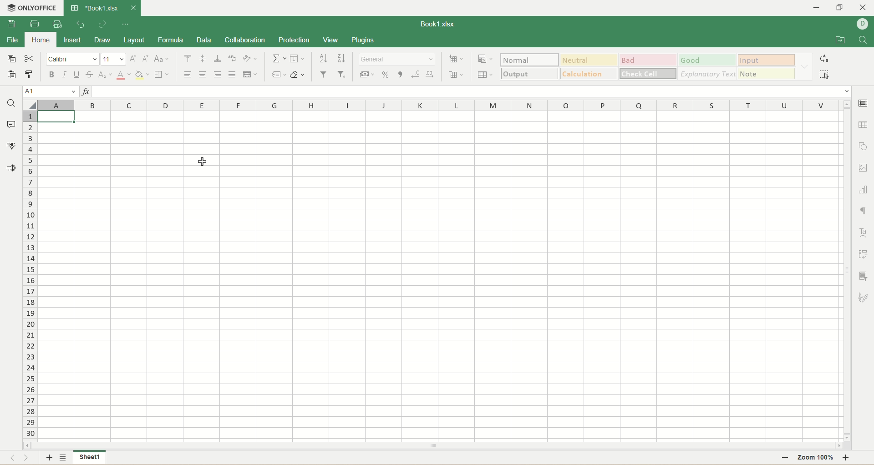 This screenshot has width=874, height=465. I want to click on align center, so click(203, 75).